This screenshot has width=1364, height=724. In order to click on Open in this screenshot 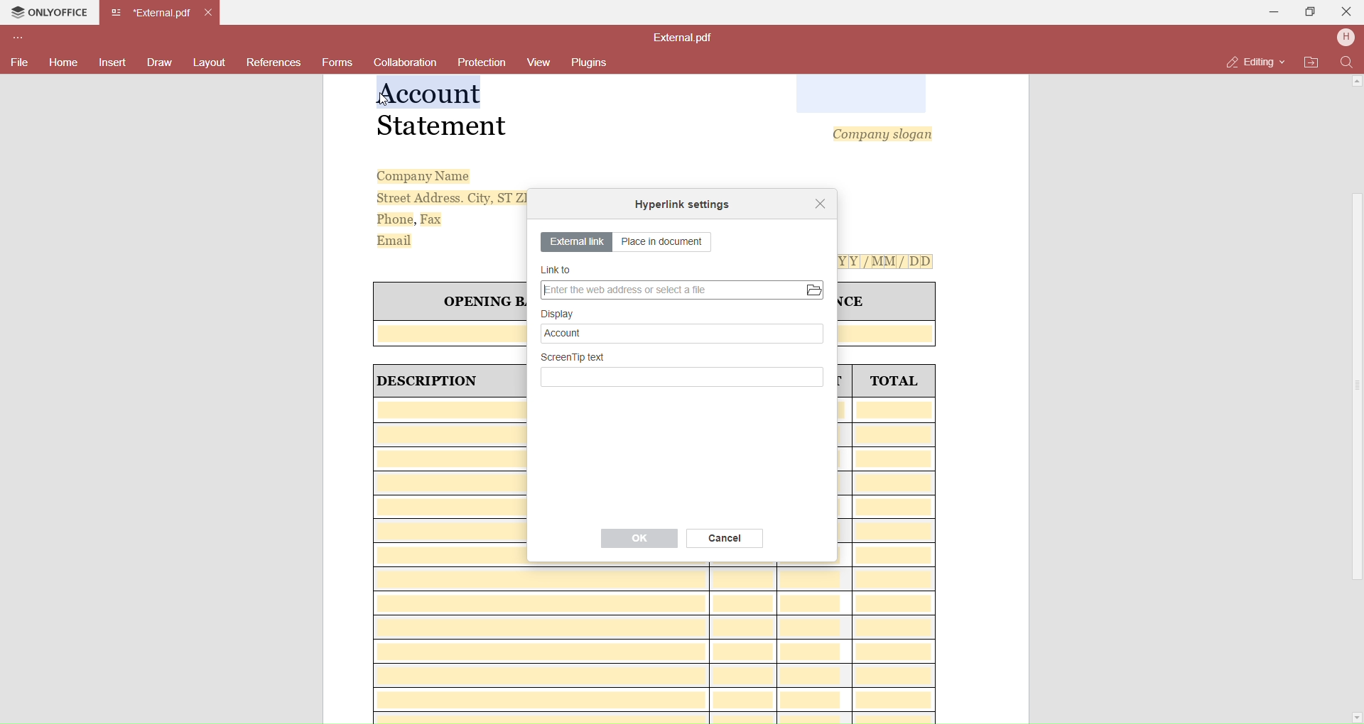, I will do `click(817, 289)`.